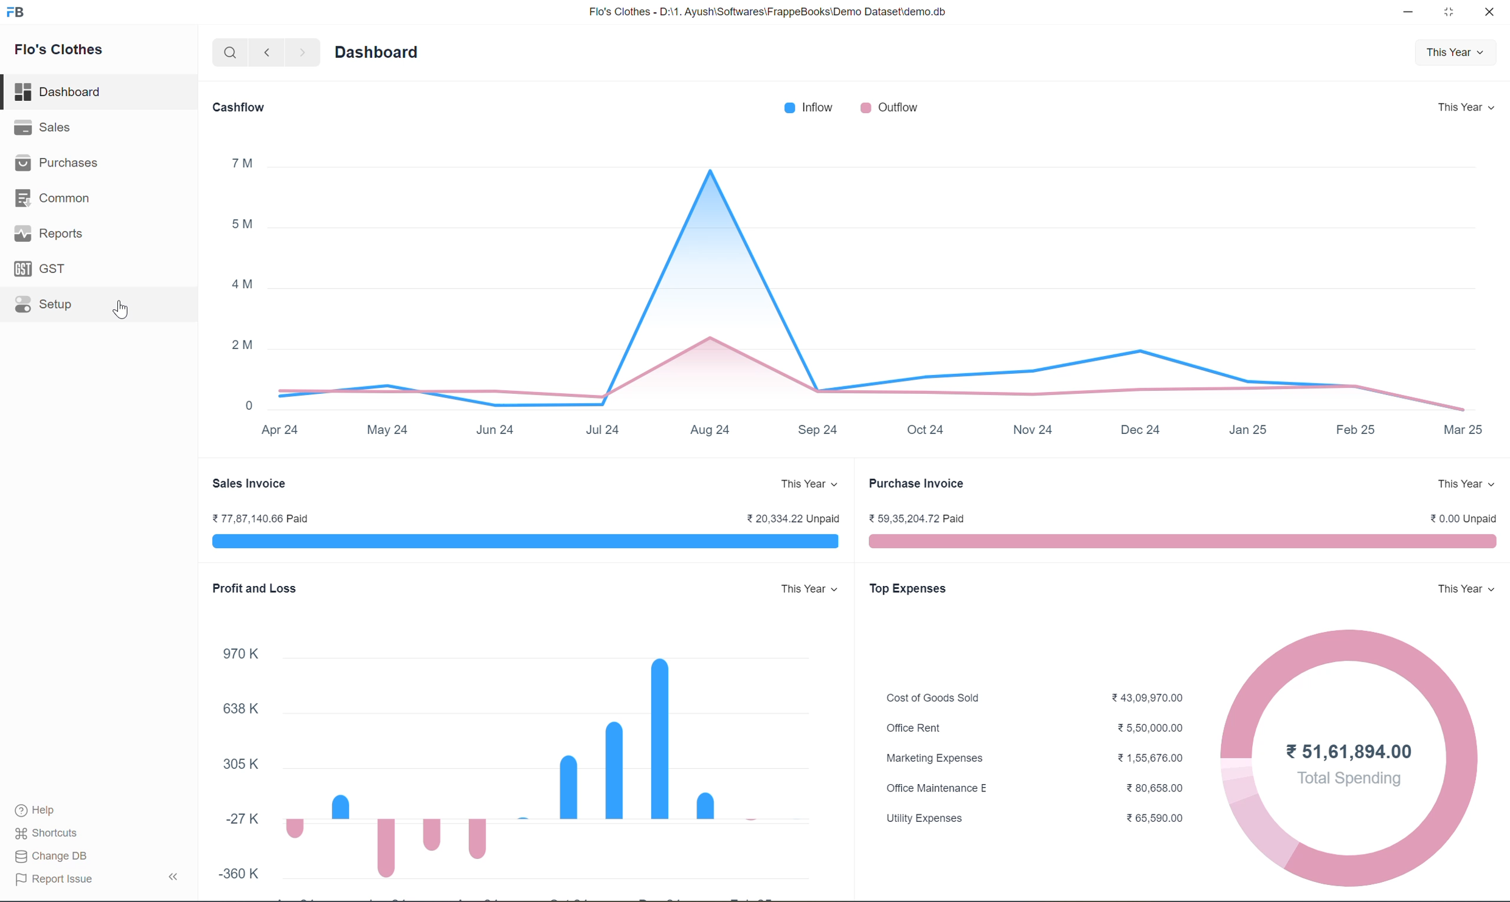 This screenshot has height=902, width=1510. What do you see at coordinates (242, 763) in the screenshot?
I see `305K` at bounding box center [242, 763].